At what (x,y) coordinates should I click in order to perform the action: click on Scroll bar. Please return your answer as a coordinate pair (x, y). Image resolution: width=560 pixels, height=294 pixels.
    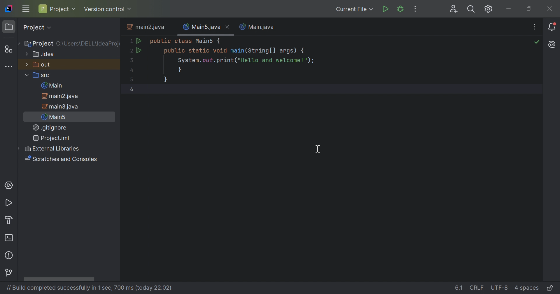
    Looking at the image, I should click on (59, 279).